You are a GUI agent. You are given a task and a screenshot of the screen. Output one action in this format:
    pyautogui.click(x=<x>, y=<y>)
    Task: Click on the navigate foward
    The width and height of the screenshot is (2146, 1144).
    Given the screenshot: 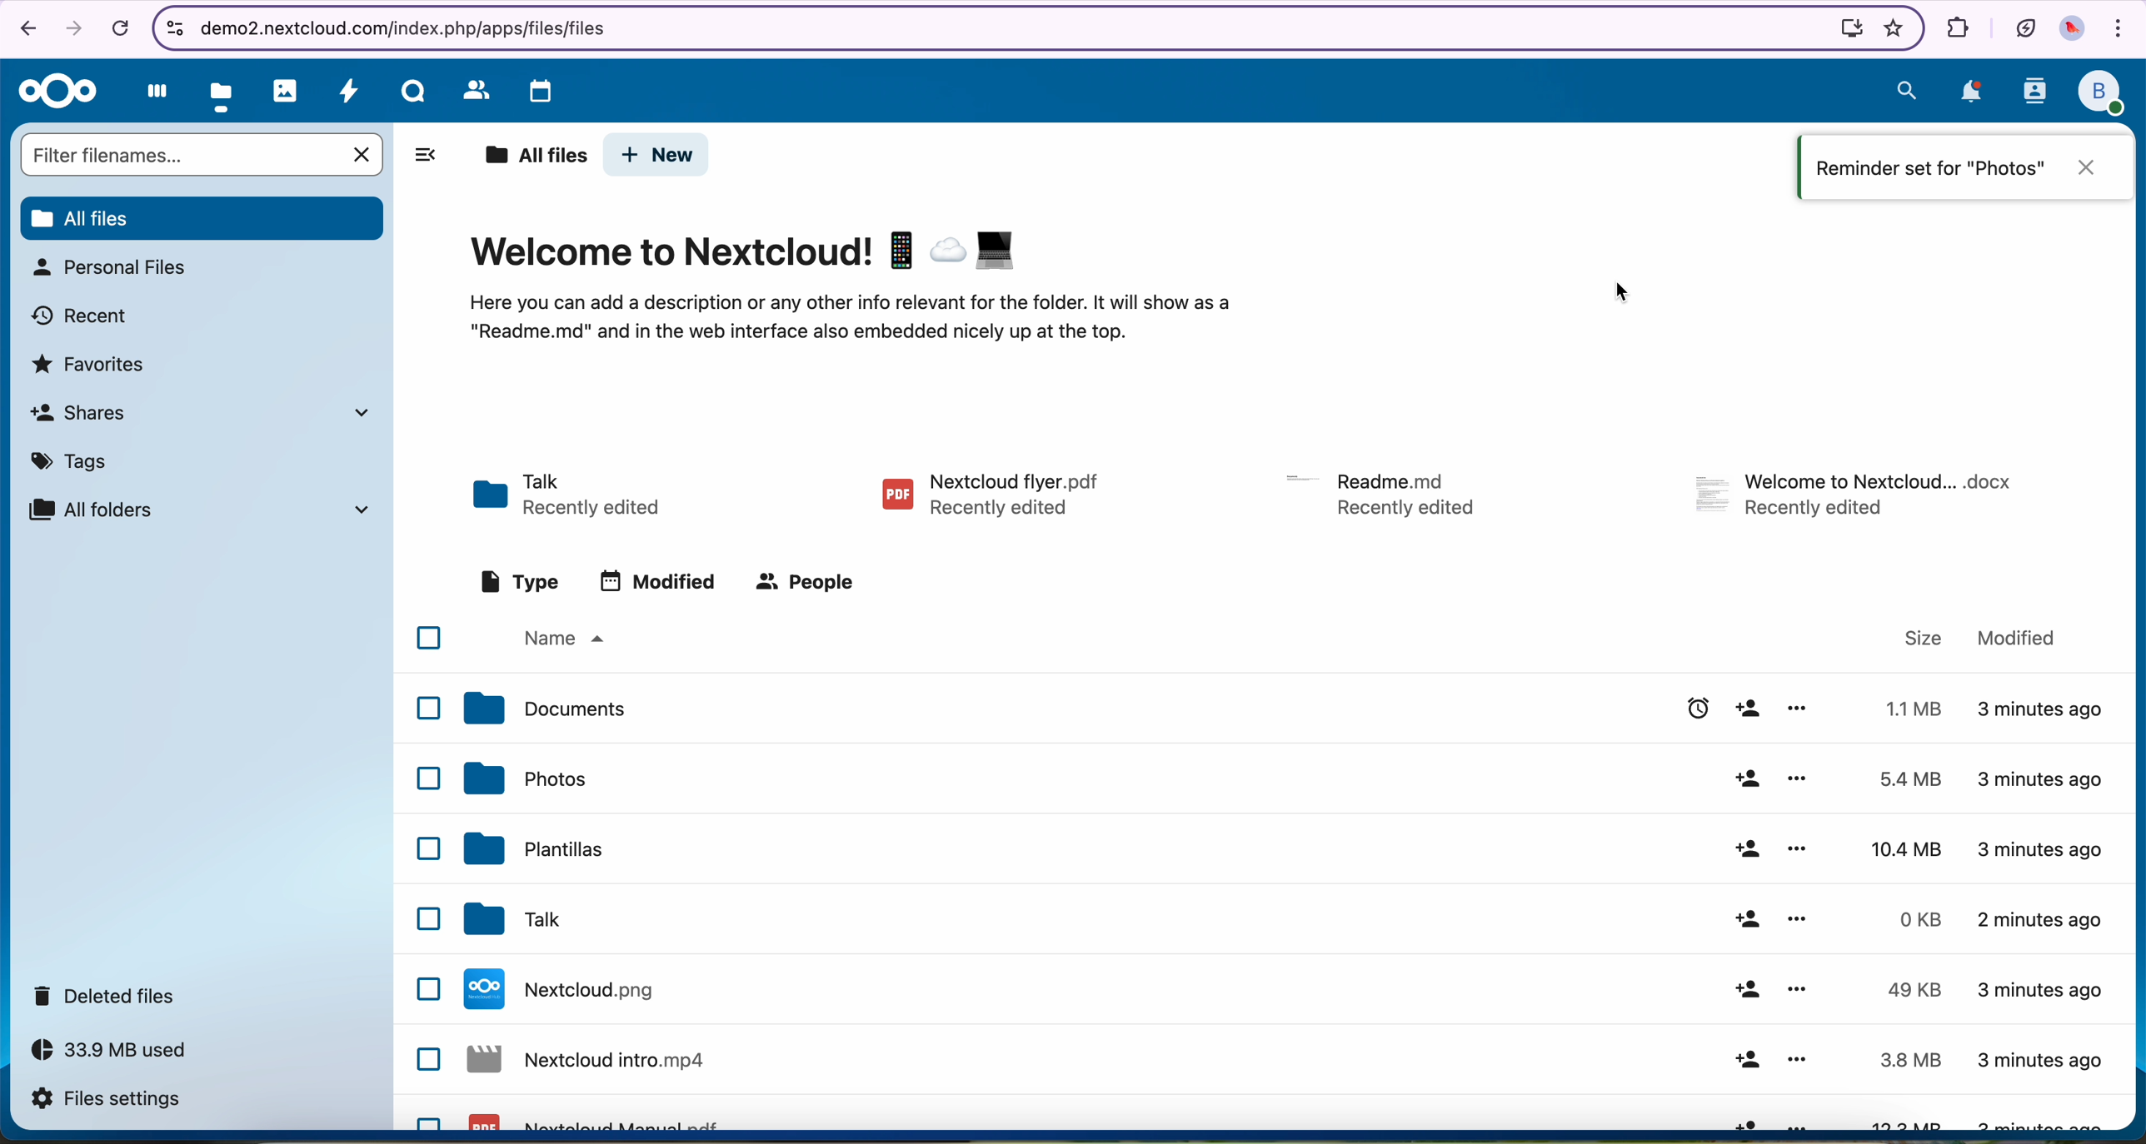 What is the action you would take?
    pyautogui.click(x=72, y=29)
    